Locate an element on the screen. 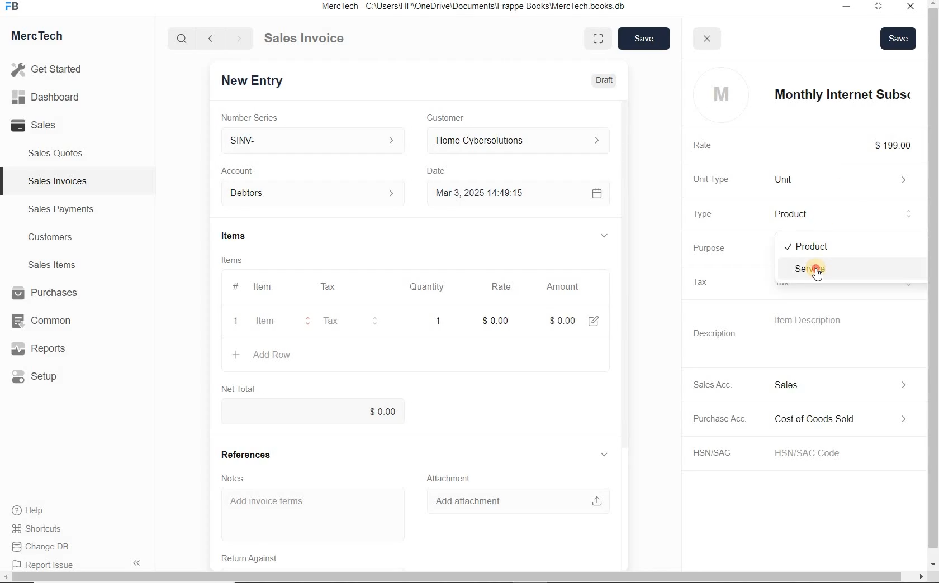 This screenshot has height=583, width=939. cursor is located at coordinates (818, 275).